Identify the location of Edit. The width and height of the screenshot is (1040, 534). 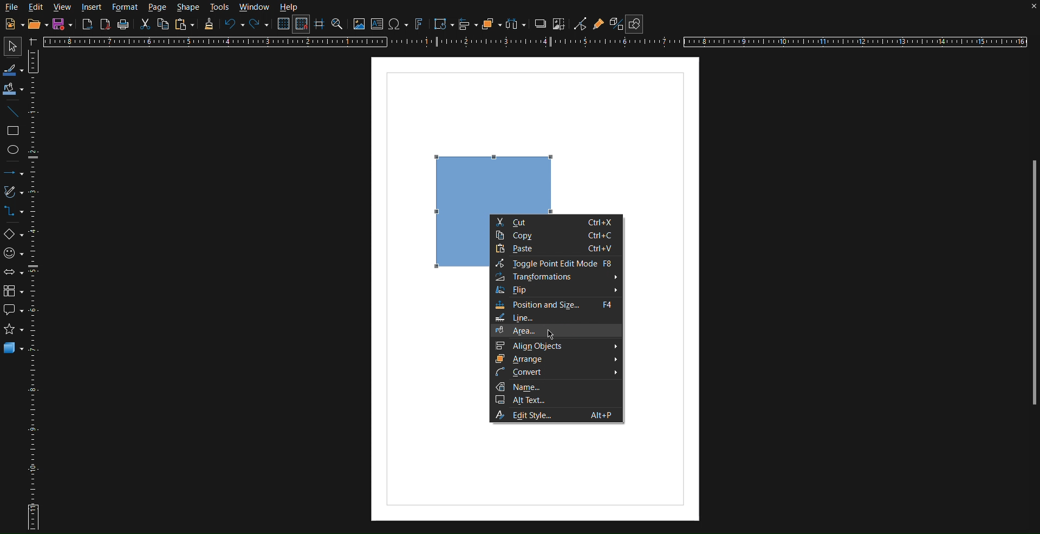
(37, 7).